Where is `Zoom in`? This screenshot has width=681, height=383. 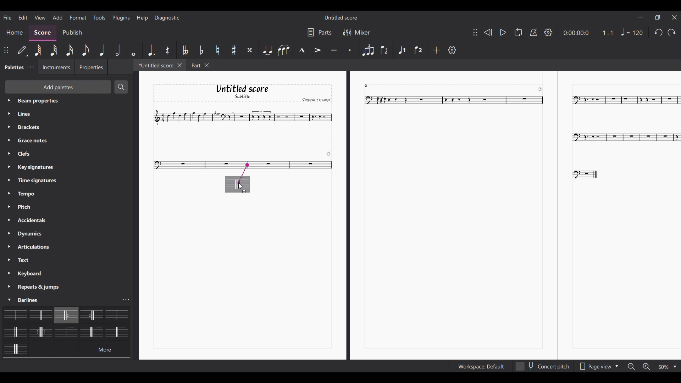
Zoom in is located at coordinates (647, 366).